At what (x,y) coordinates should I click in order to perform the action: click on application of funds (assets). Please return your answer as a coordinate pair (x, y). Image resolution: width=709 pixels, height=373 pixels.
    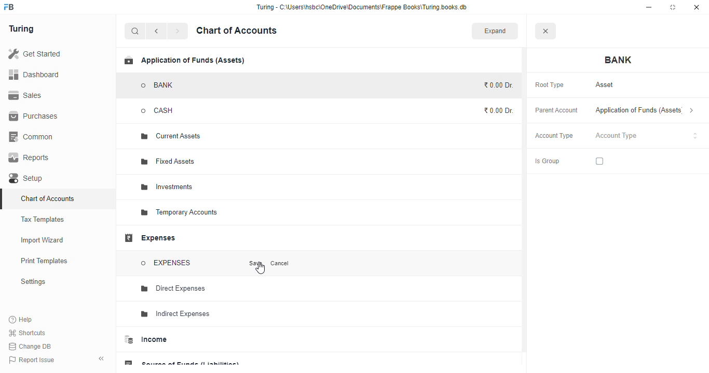
    Looking at the image, I should click on (645, 110).